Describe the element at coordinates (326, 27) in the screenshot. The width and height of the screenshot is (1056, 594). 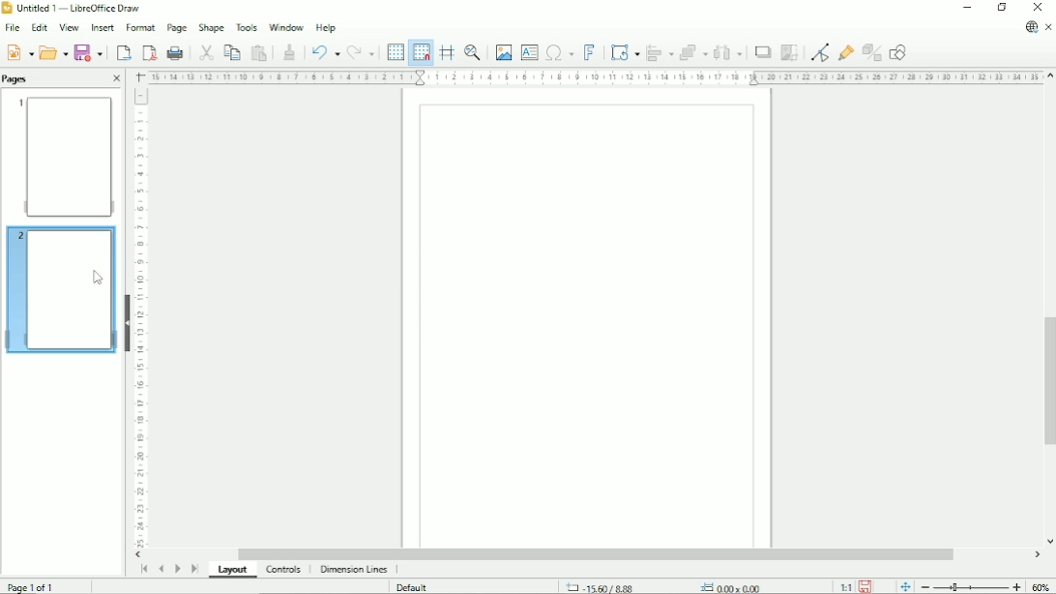
I see `Help` at that location.